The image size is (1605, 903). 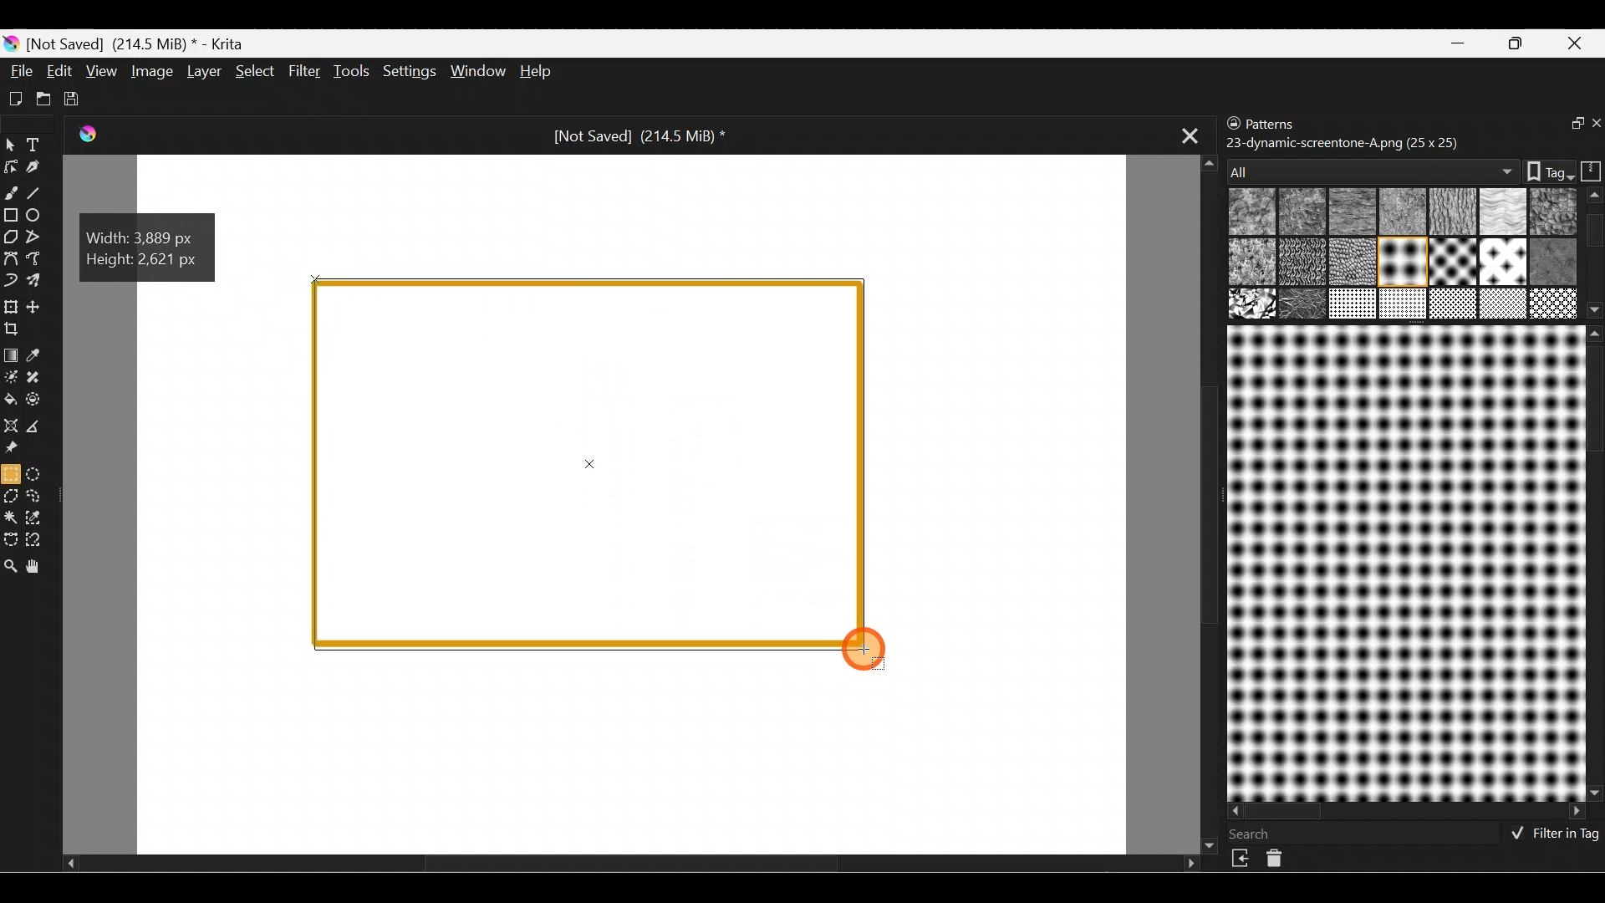 What do you see at coordinates (101, 69) in the screenshot?
I see `View` at bounding box center [101, 69].